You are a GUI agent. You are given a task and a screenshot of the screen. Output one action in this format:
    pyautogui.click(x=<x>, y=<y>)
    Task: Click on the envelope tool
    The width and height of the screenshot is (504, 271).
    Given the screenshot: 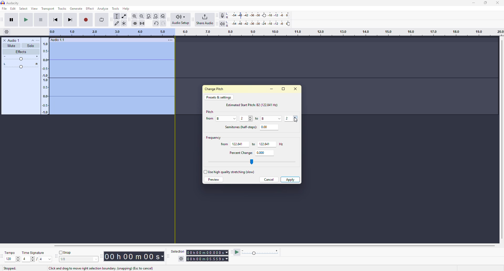 What is the action you would take?
    pyautogui.click(x=124, y=16)
    